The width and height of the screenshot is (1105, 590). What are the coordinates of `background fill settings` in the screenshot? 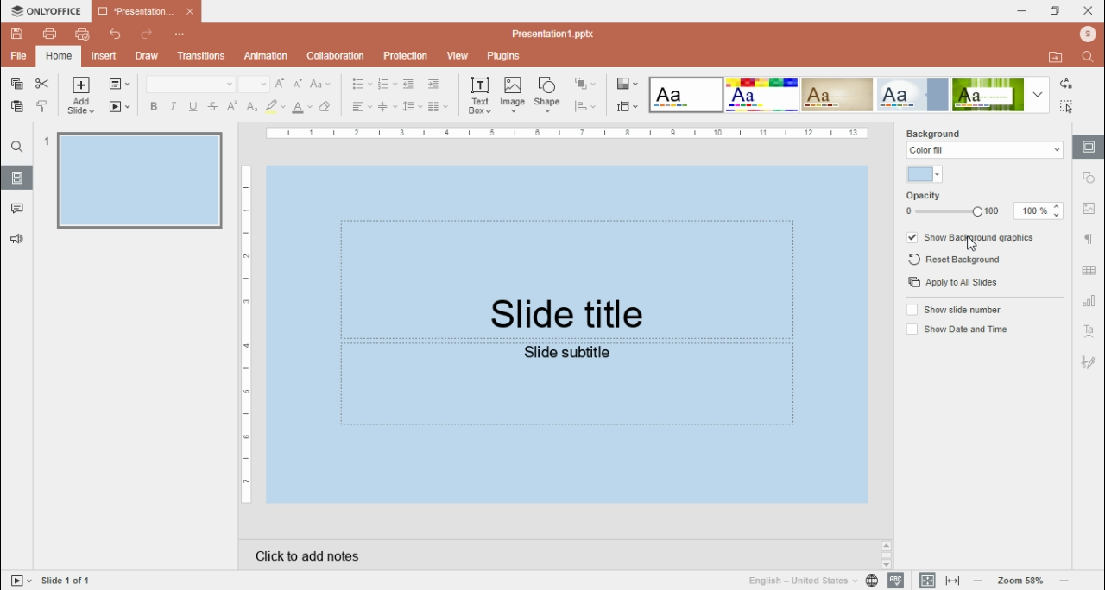 It's located at (981, 150).